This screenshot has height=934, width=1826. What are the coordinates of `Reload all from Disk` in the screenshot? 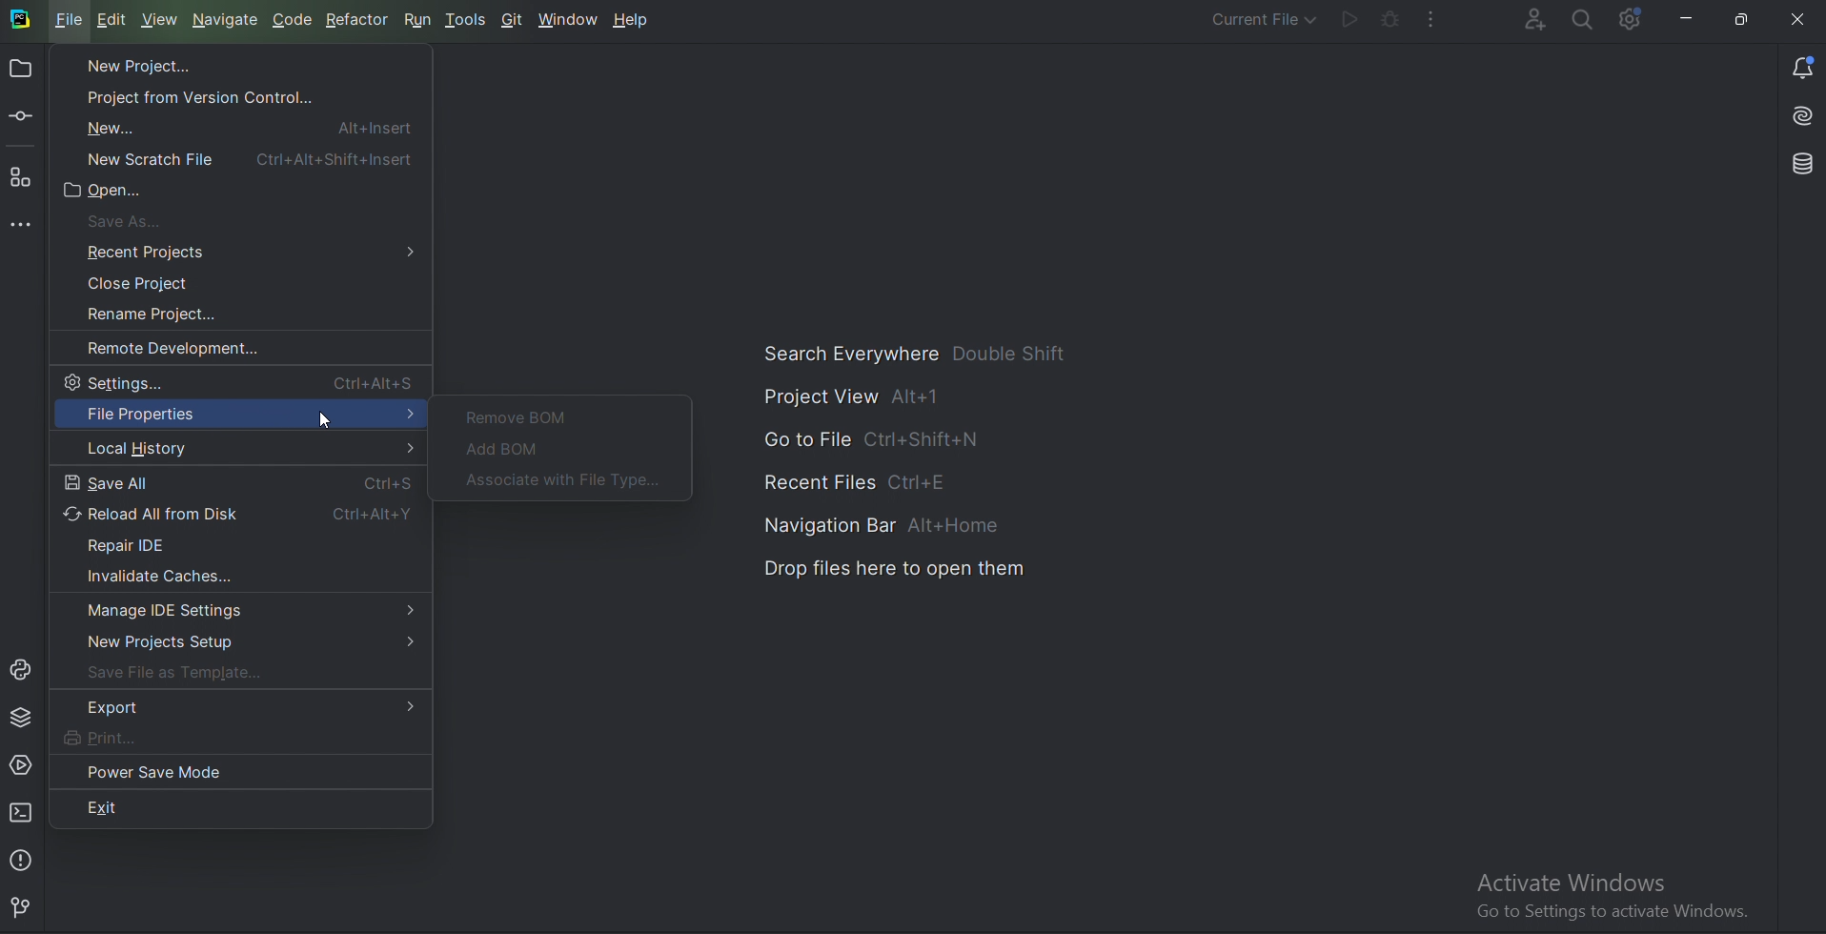 It's located at (239, 514).